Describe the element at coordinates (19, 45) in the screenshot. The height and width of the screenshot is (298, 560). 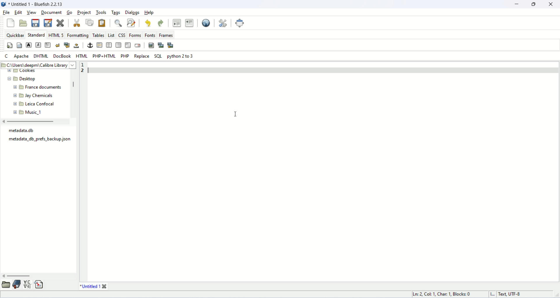
I see `body` at that location.